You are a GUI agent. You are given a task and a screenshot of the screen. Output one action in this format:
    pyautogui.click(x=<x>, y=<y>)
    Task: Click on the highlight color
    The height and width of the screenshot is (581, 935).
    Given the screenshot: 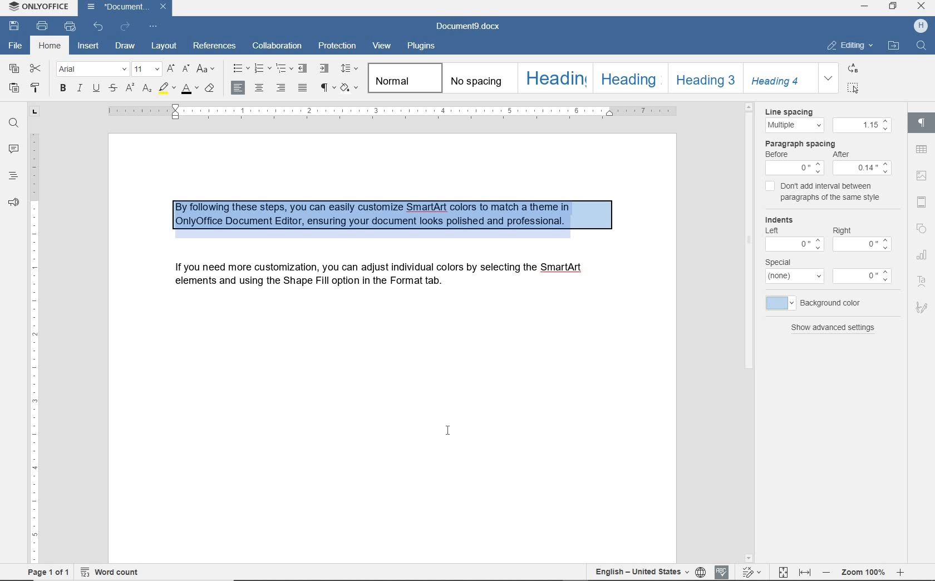 What is the action you would take?
    pyautogui.click(x=166, y=89)
    